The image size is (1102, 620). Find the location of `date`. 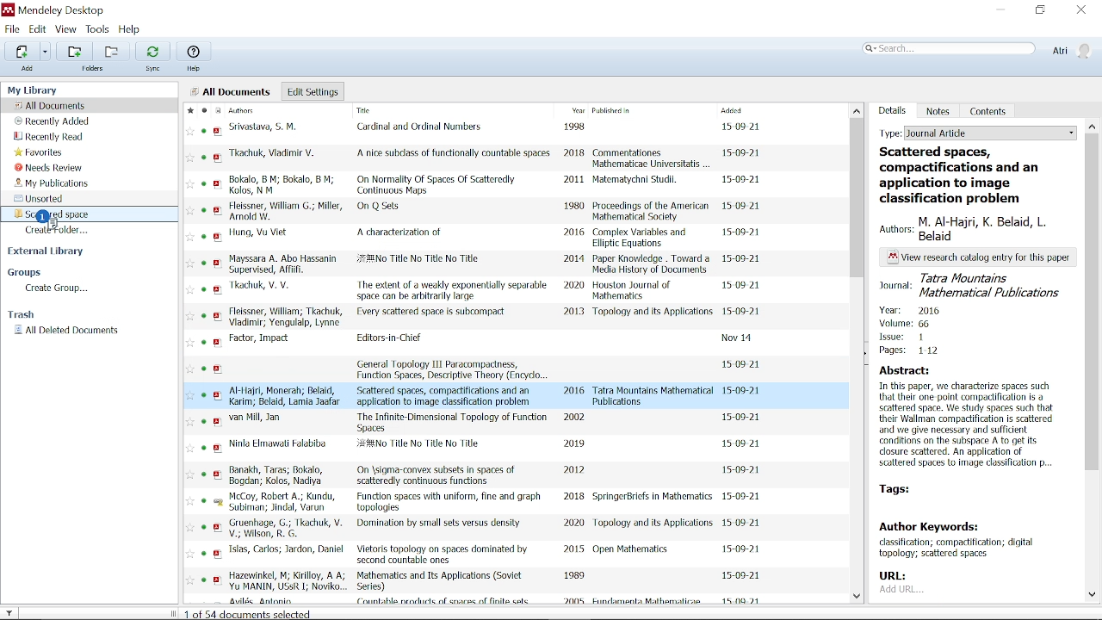

date is located at coordinates (745, 235).